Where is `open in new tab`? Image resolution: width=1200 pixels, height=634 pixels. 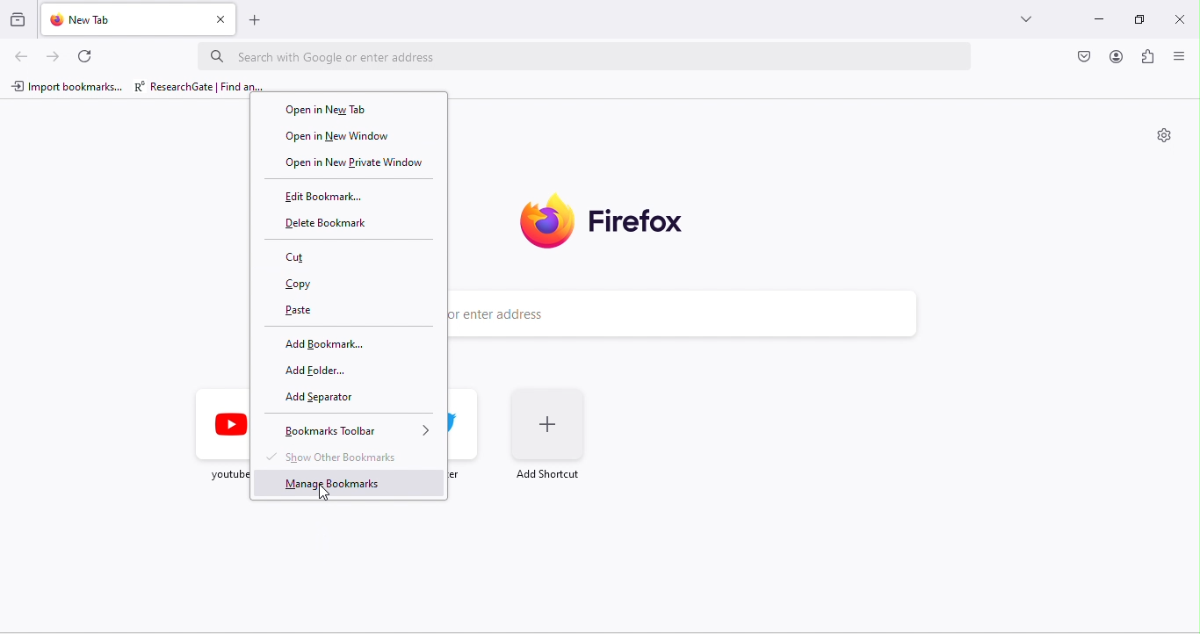
open in new tab is located at coordinates (329, 111).